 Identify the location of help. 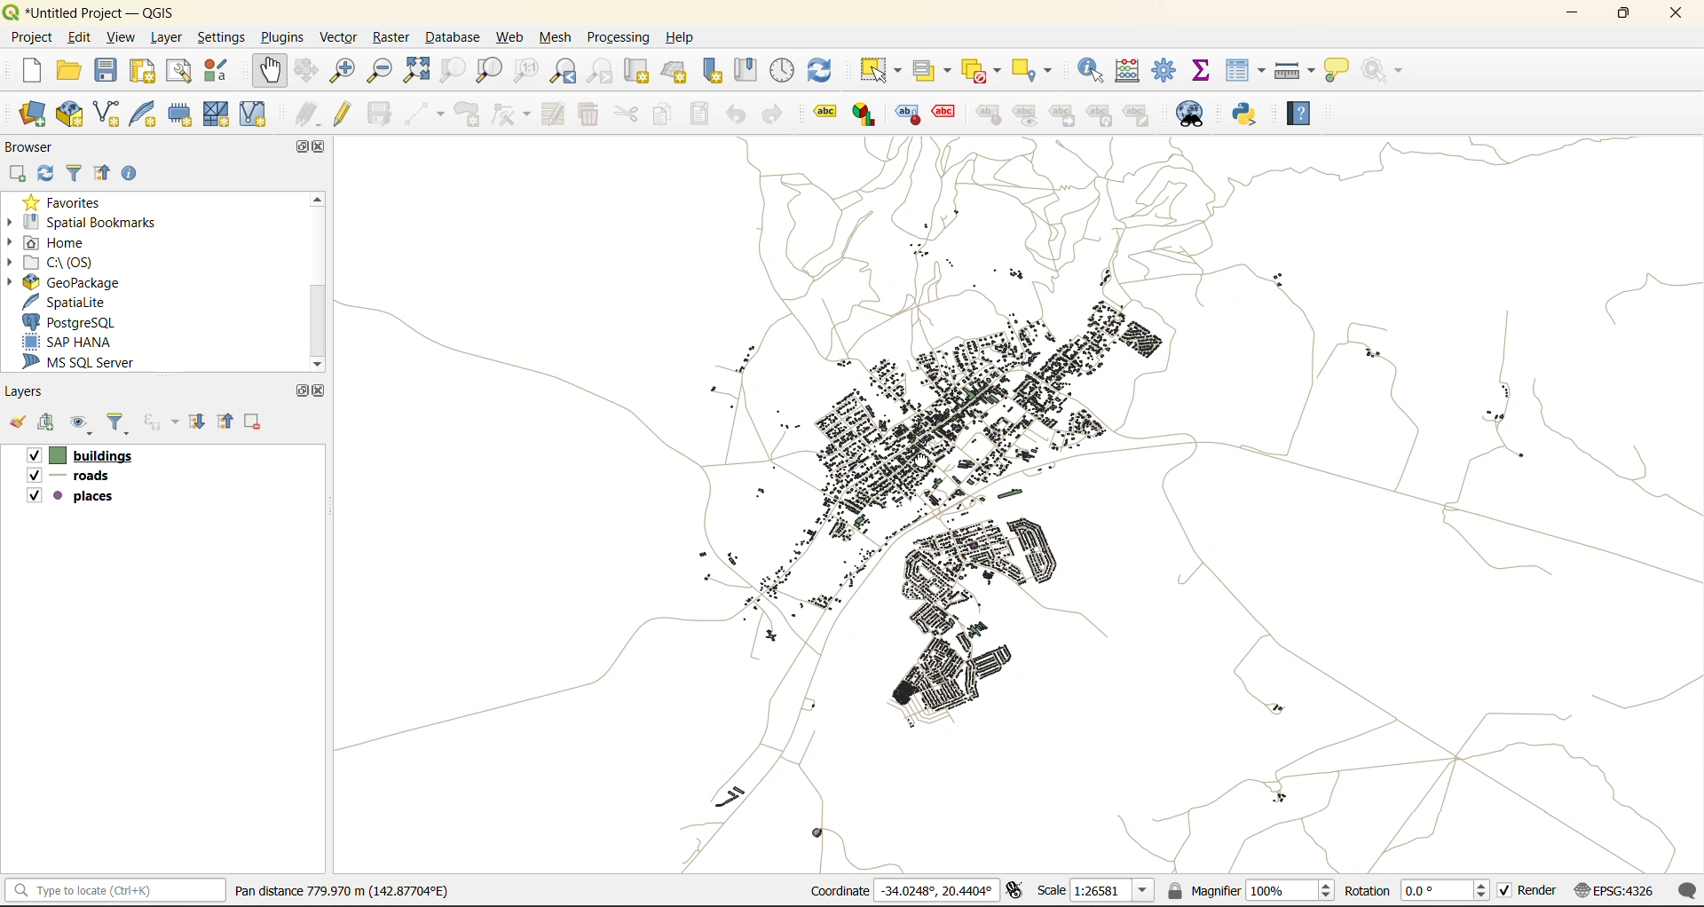
(682, 38).